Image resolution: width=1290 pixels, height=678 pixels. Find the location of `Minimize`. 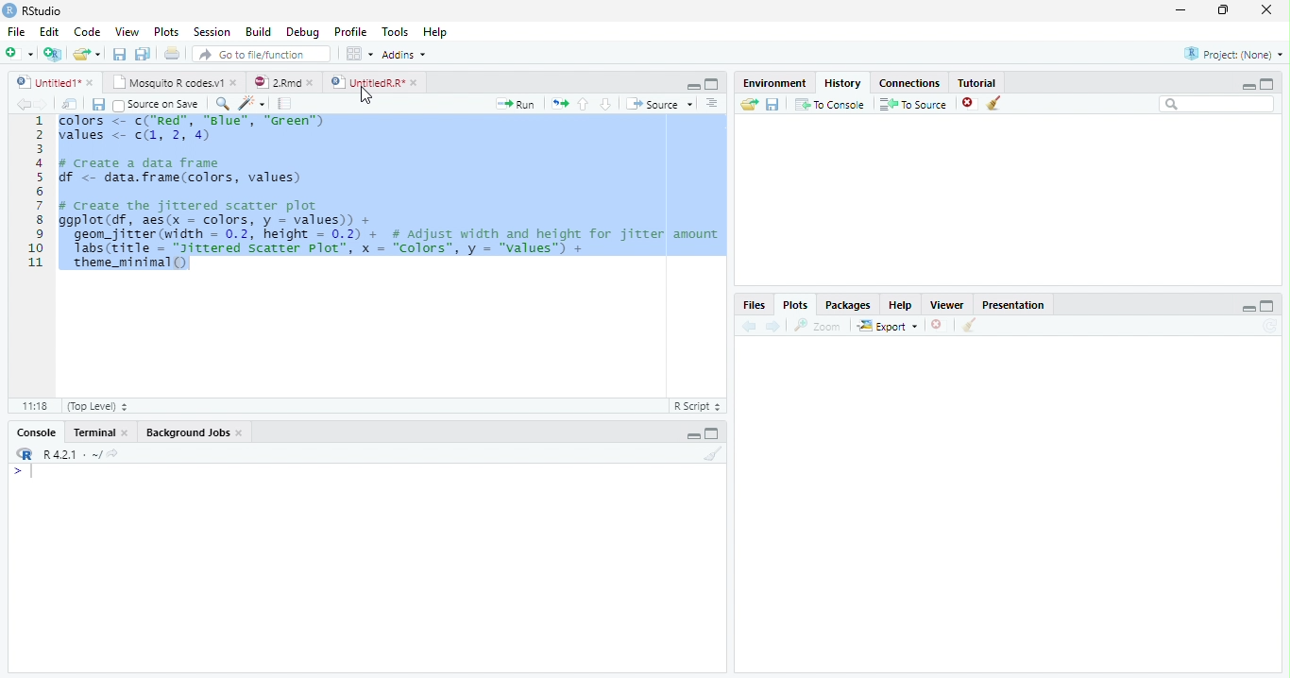

Minimize is located at coordinates (1248, 308).